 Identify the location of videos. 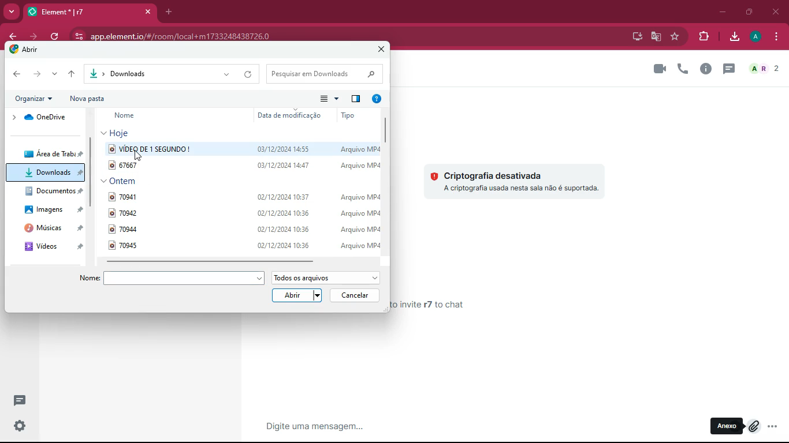
(54, 246).